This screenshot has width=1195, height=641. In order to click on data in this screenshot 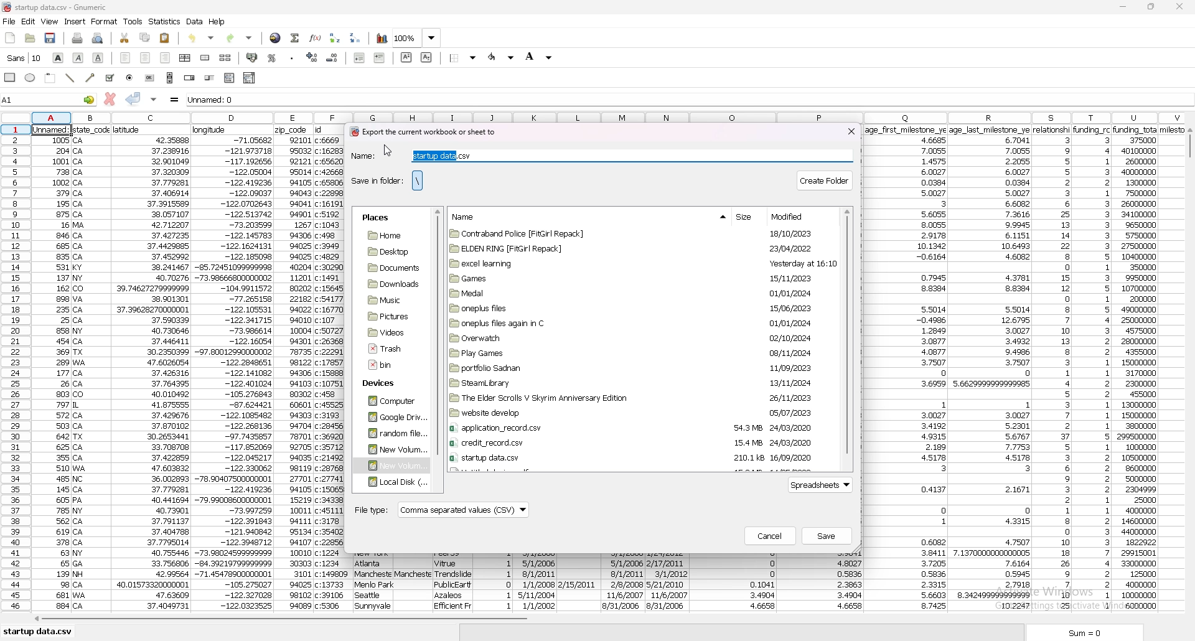, I will do `click(195, 21)`.